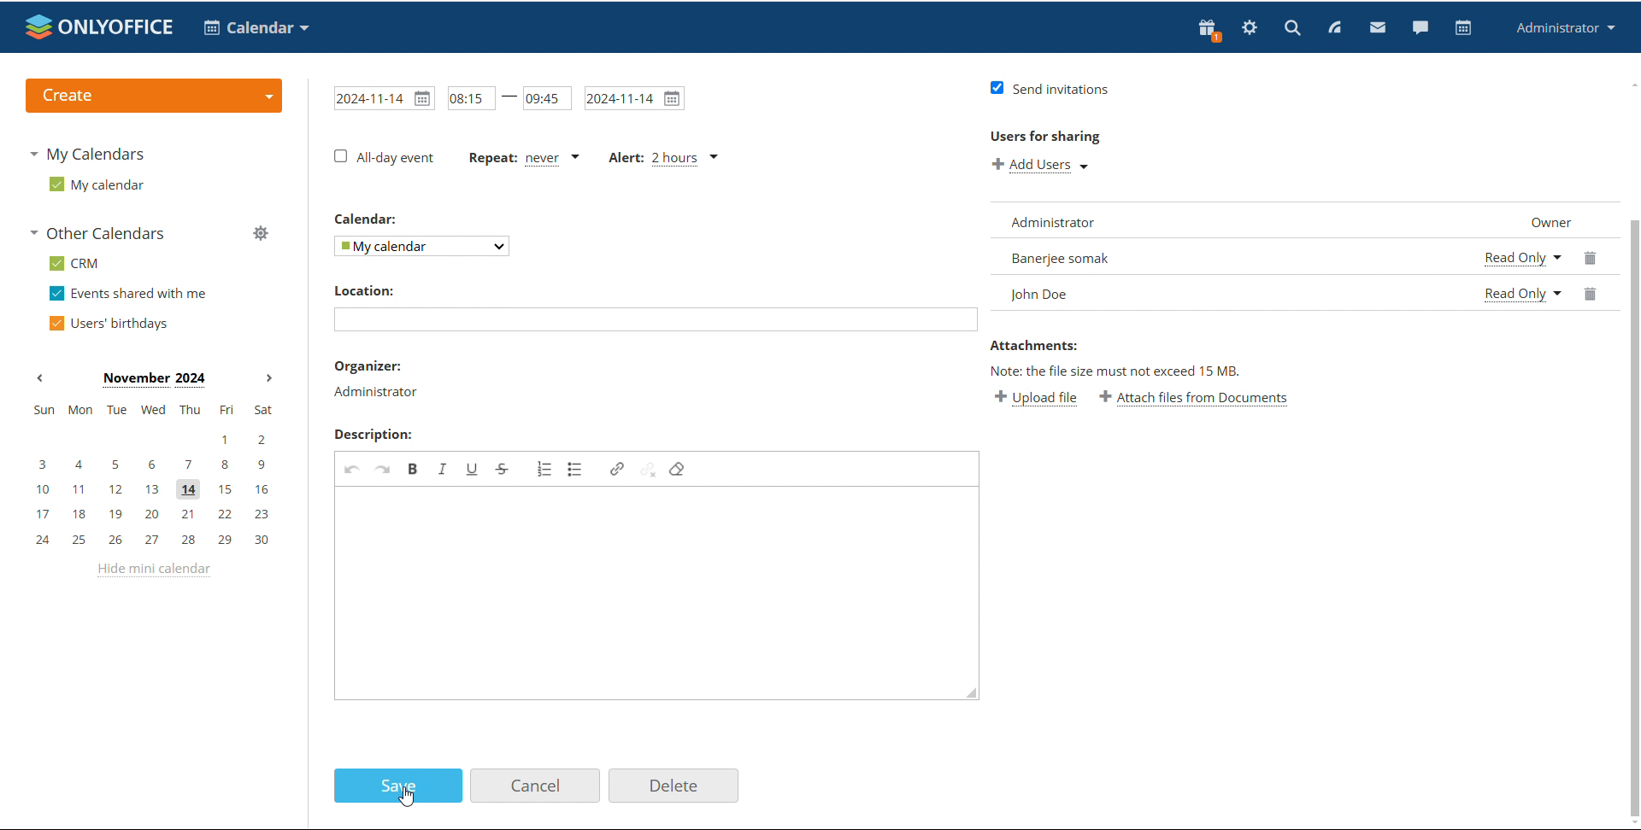  What do you see at coordinates (384, 98) in the screenshot?
I see `set start date` at bounding box center [384, 98].